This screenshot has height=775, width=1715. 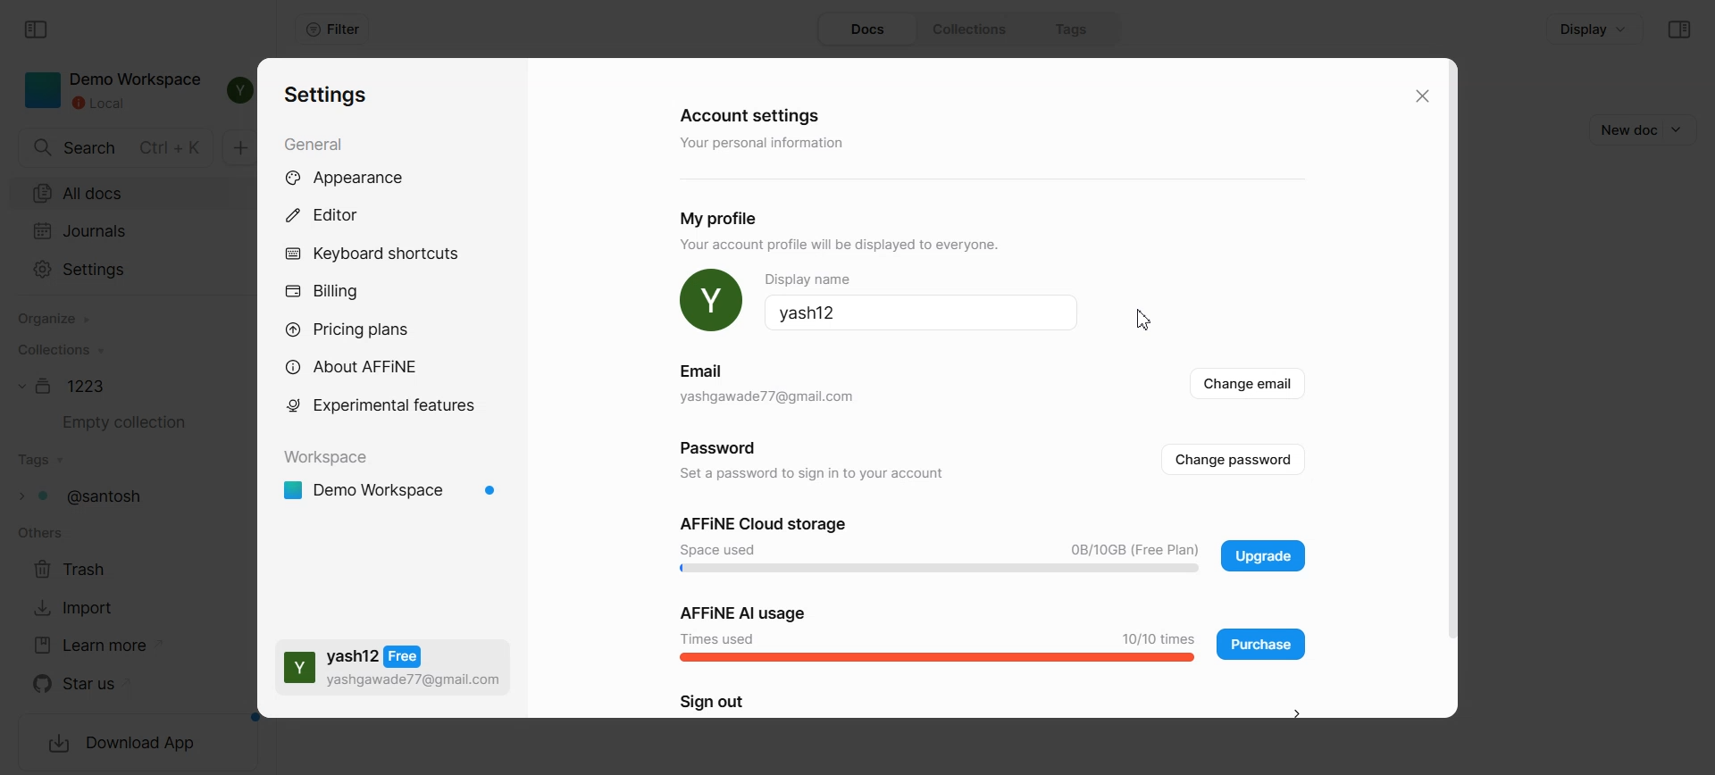 What do you see at coordinates (38, 30) in the screenshot?
I see `Collapse sidebar` at bounding box center [38, 30].